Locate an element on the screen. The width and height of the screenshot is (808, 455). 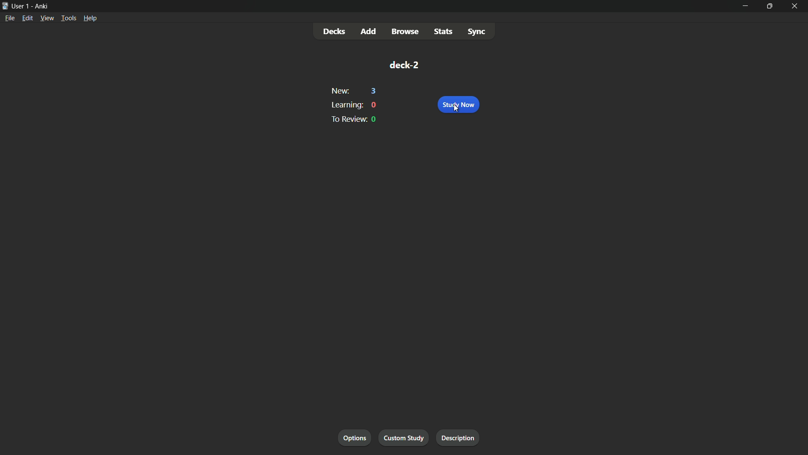
learning is located at coordinates (346, 105).